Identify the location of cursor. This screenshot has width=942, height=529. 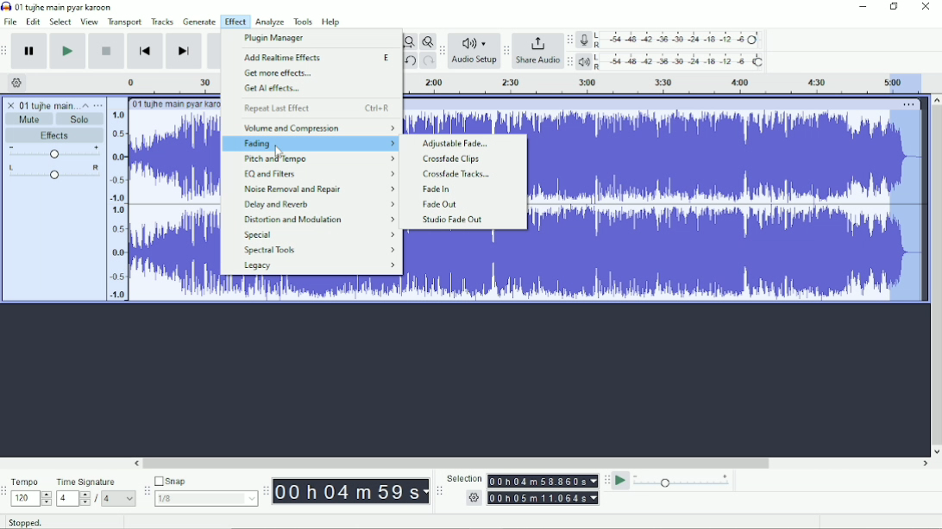
(279, 150).